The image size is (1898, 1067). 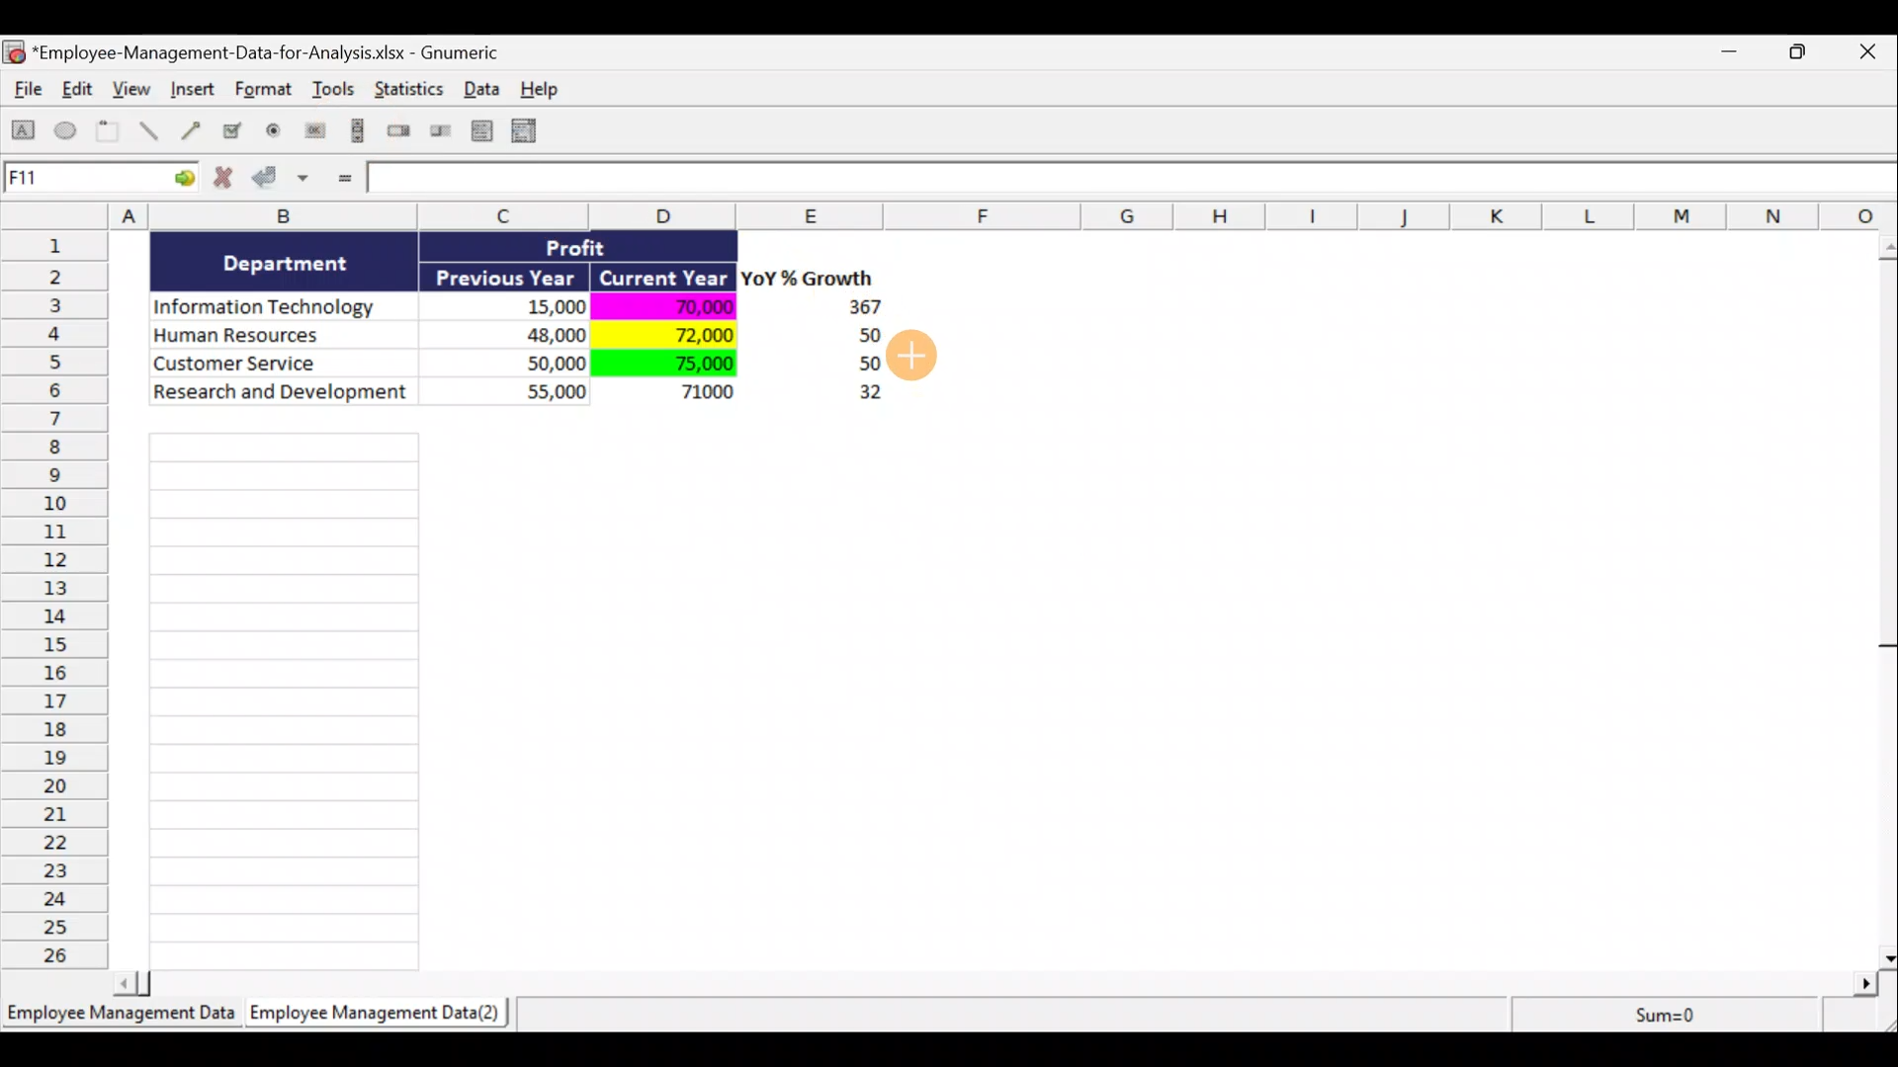 What do you see at coordinates (336, 93) in the screenshot?
I see `Tools` at bounding box center [336, 93].